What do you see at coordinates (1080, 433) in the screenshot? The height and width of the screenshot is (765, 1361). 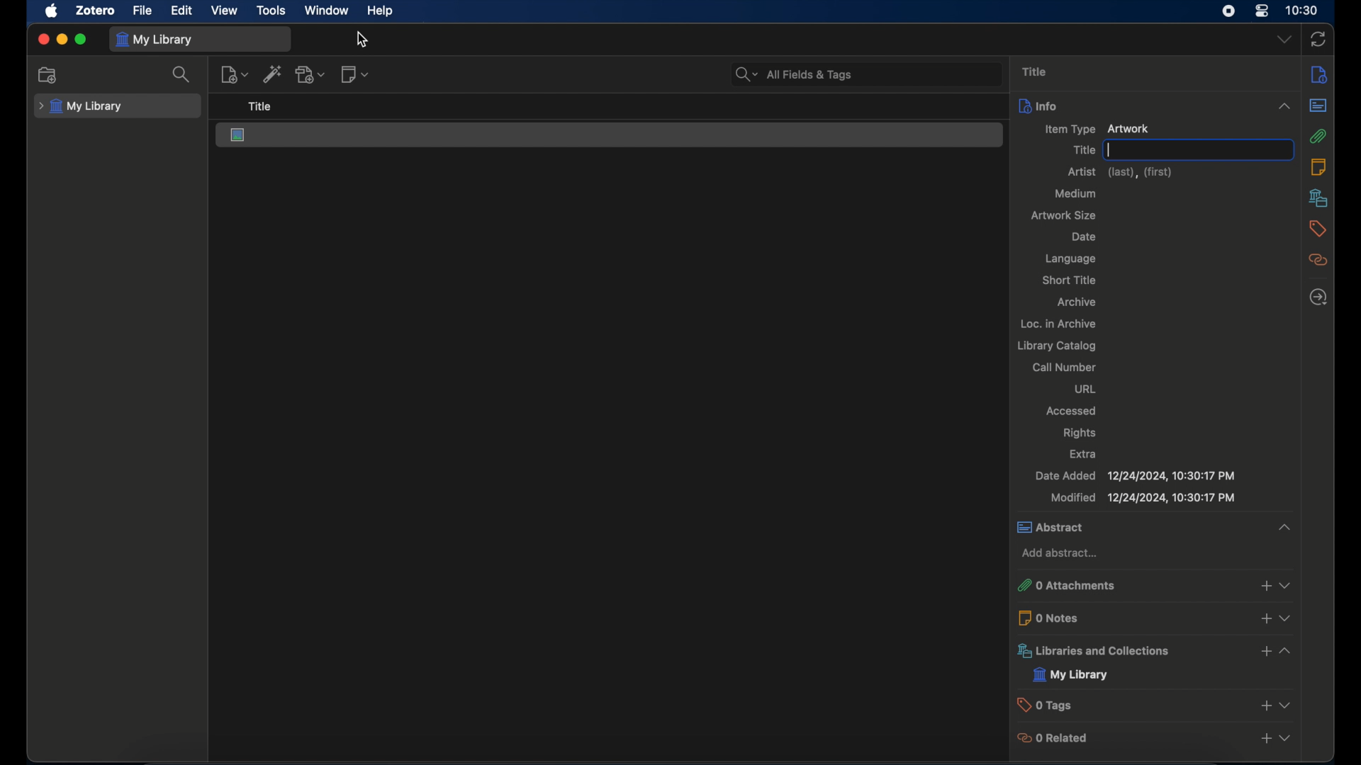 I see `rights` at bounding box center [1080, 433].